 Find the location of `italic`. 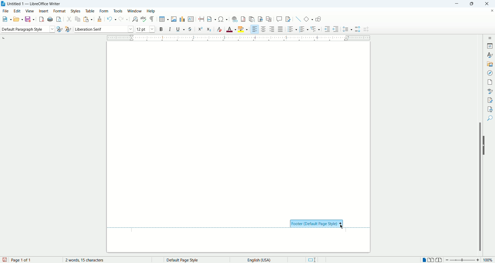

italic is located at coordinates (170, 29).